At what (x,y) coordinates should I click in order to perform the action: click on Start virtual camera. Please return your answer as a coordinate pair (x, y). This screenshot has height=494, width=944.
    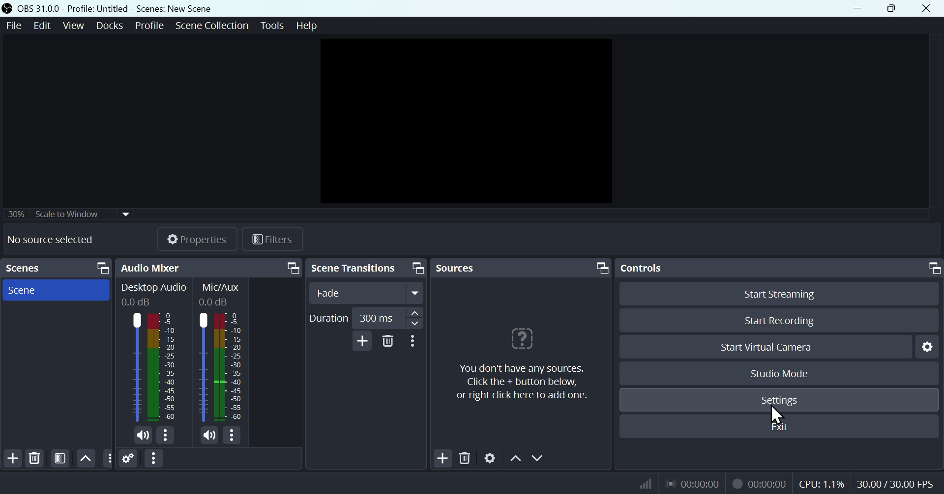
    Looking at the image, I should click on (775, 346).